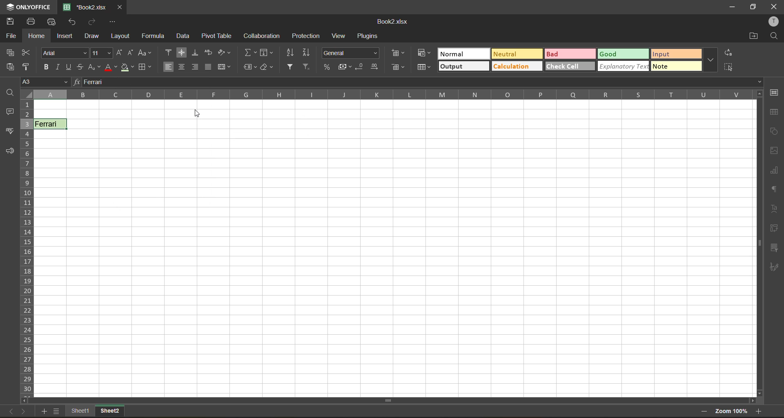  What do you see at coordinates (515, 65) in the screenshot?
I see `calculation` at bounding box center [515, 65].